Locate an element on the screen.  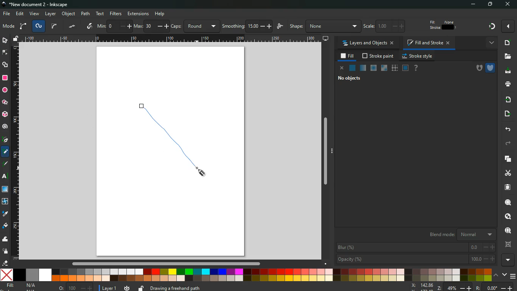
filters is located at coordinates (115, 14).